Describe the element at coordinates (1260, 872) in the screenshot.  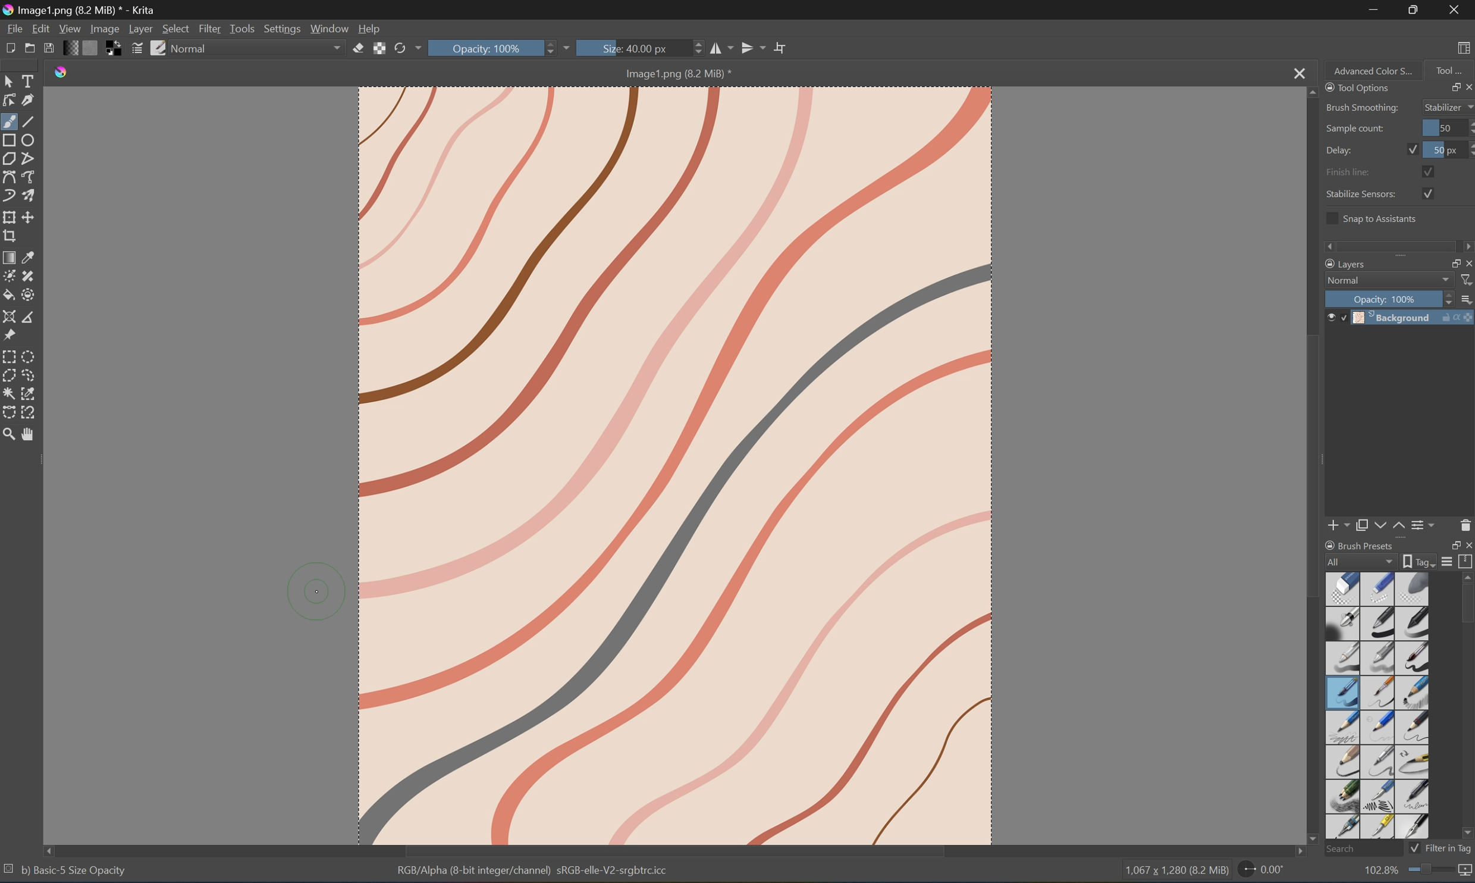
I see `0.00°` at that location.